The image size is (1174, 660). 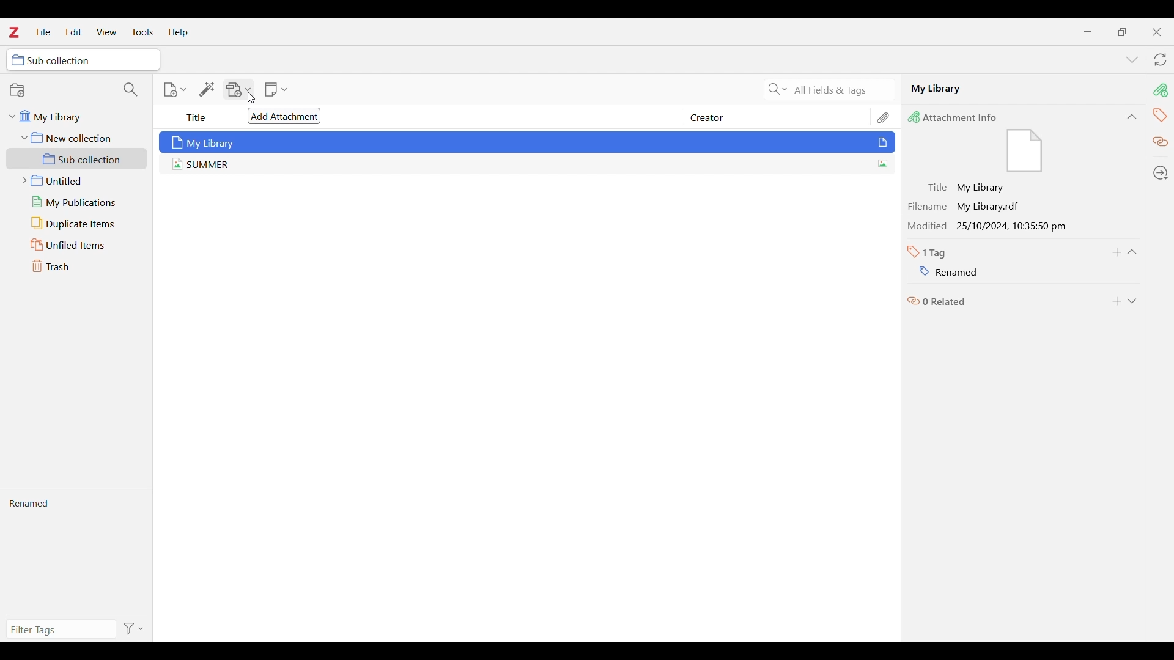 I want to click on Filter options, so click(x=134, y=628).